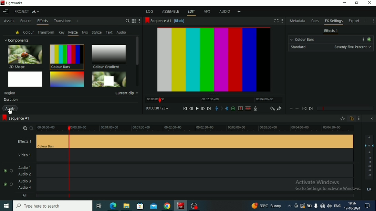 This screenshot has width=376, height=211. What do you see at coordinates (316, 205) in the screenshot?
I see `microphone` at bounding box center [316, 205].